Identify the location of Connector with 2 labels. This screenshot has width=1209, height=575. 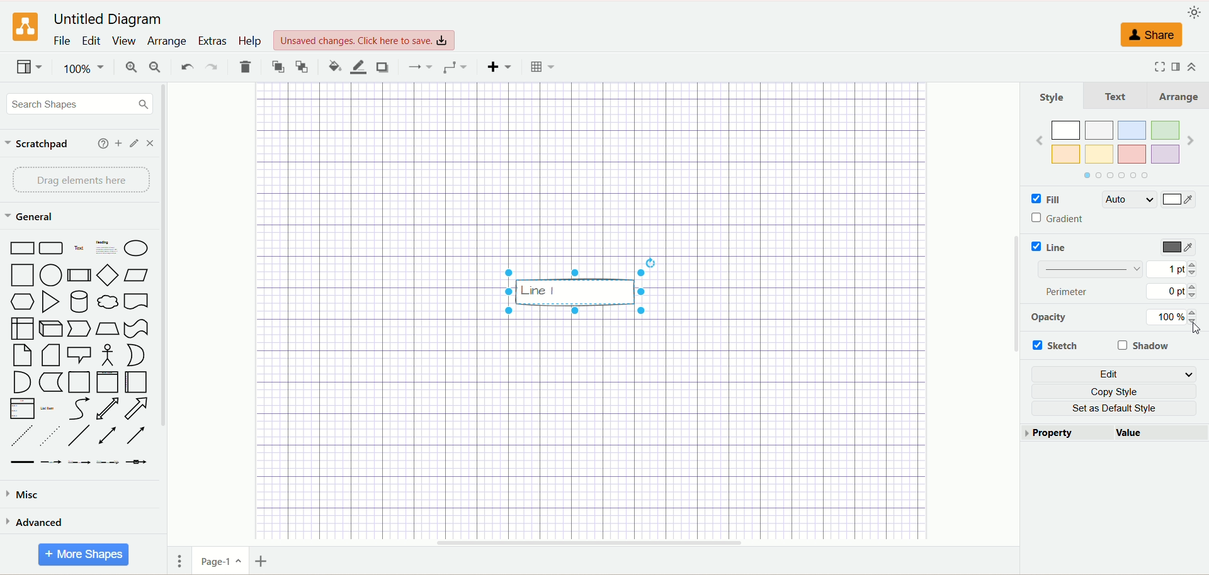
(77, 463).